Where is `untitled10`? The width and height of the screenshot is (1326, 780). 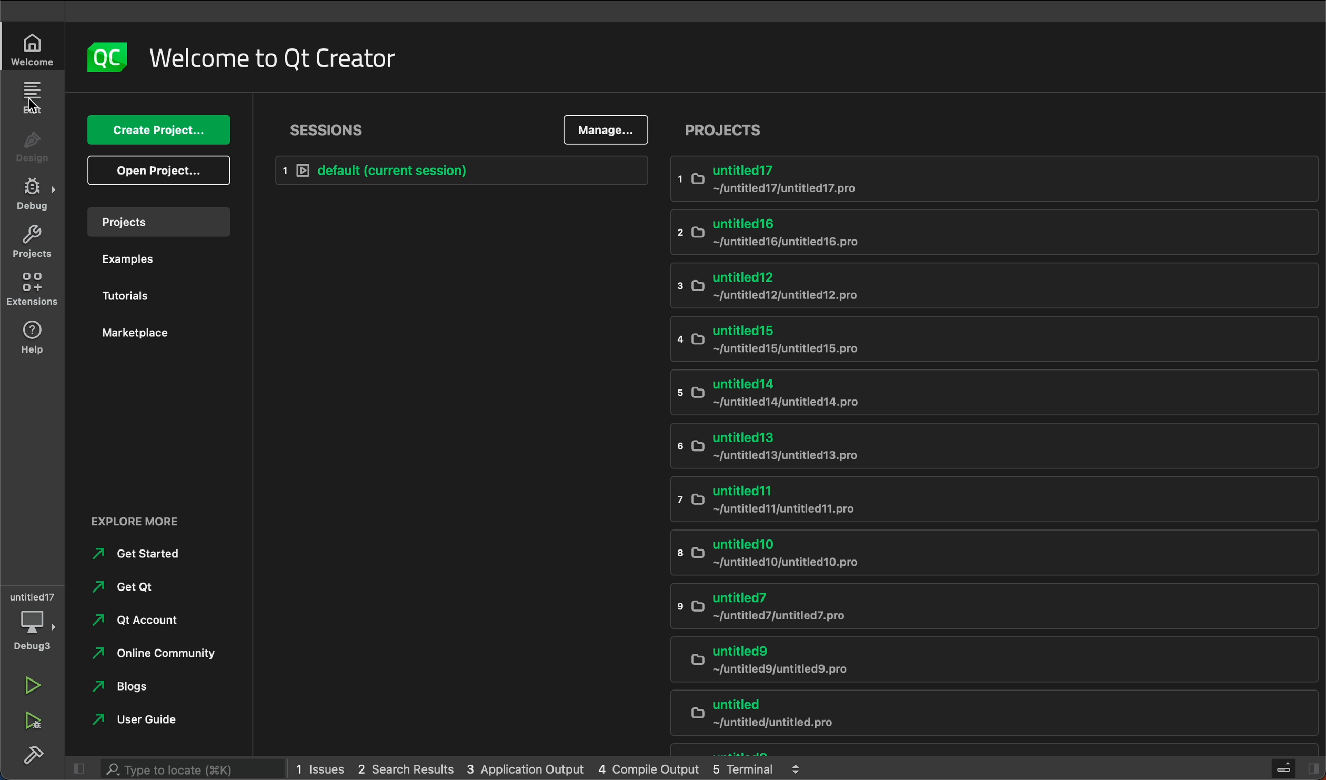
untitled10 is located at coordinates (972, 554).